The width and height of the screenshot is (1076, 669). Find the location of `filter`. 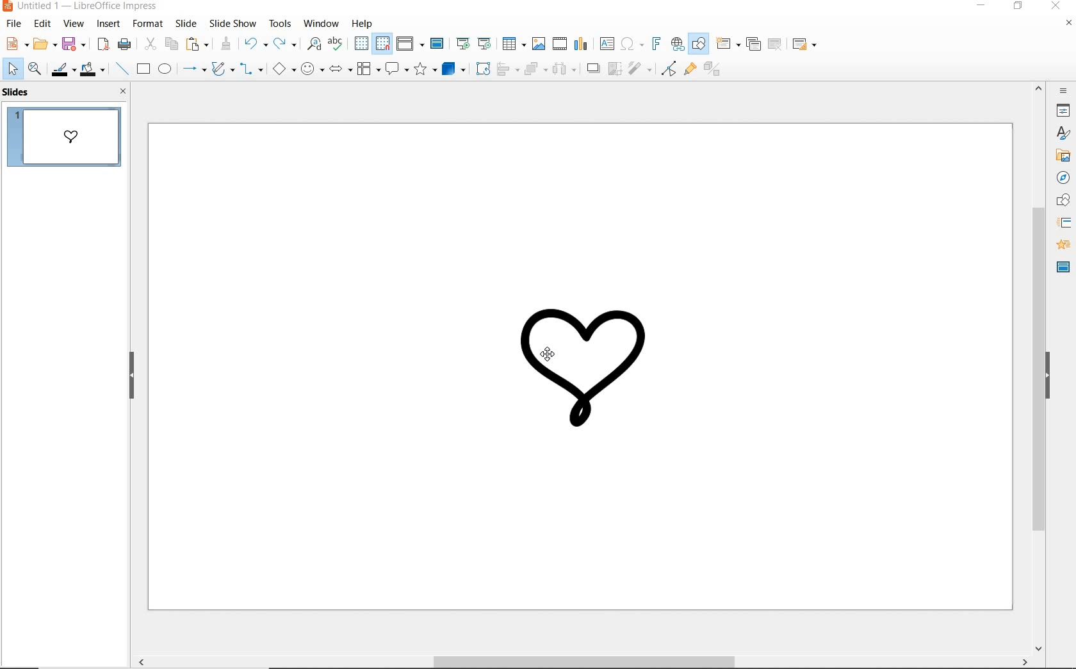

filter is located at coordinates (639, 69).